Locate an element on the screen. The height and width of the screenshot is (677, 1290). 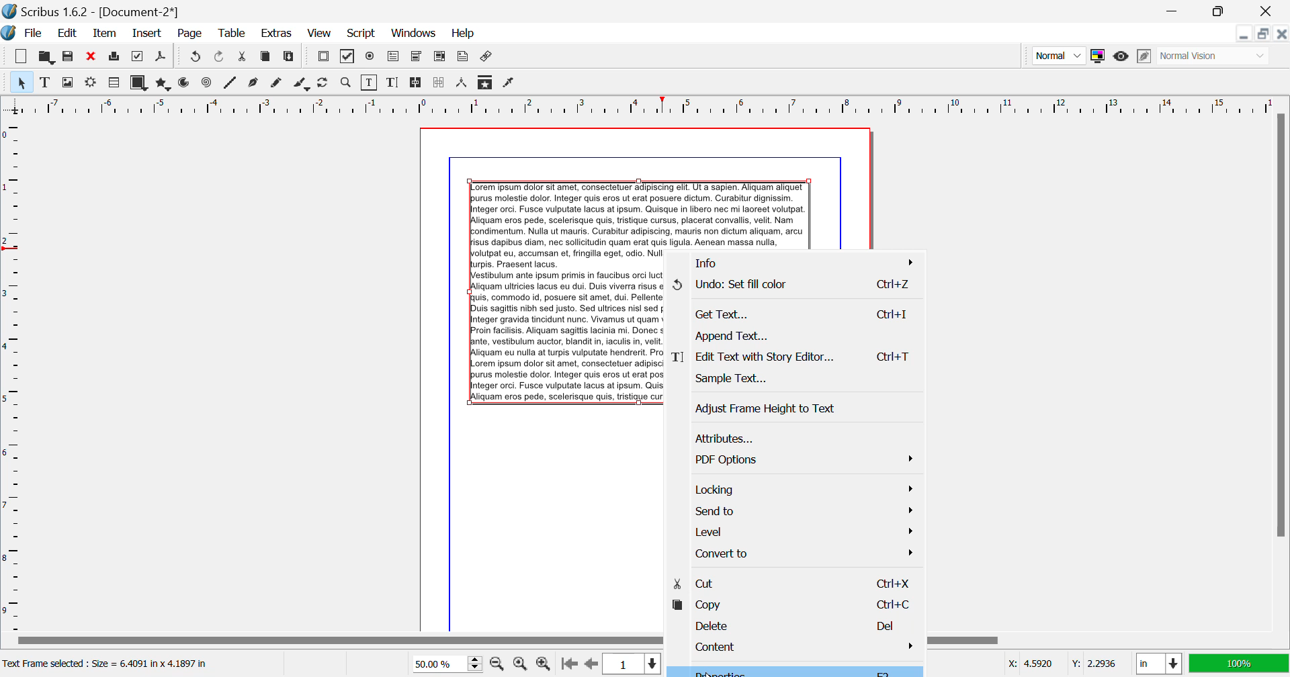
Eyedropper is located at coordinates (509, 84).